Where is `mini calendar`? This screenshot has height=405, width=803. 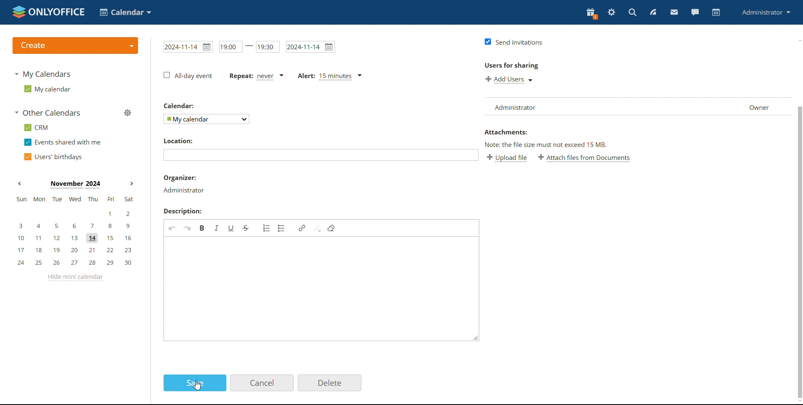 mini calendar is located at coordinates (75, 231).